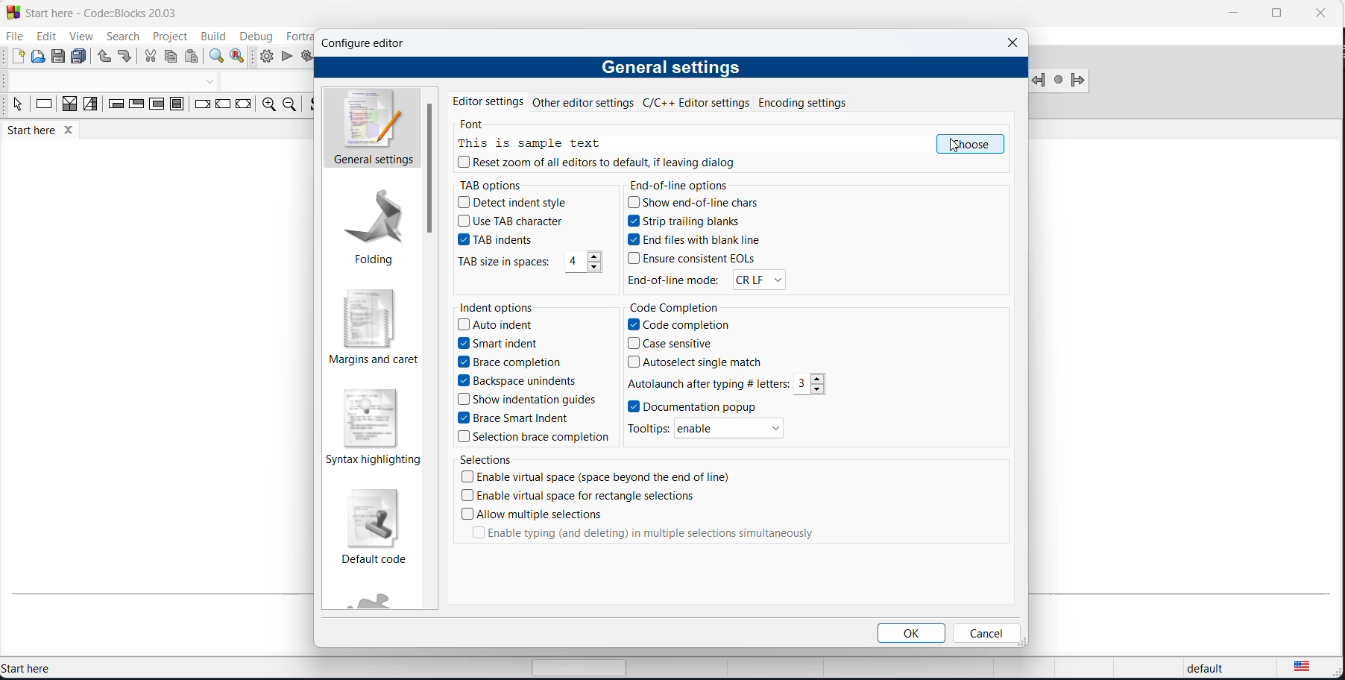  What do you see at coordinates (594, 270) in the screenshot?
I see `decrement` at bounding box center [594, 270].